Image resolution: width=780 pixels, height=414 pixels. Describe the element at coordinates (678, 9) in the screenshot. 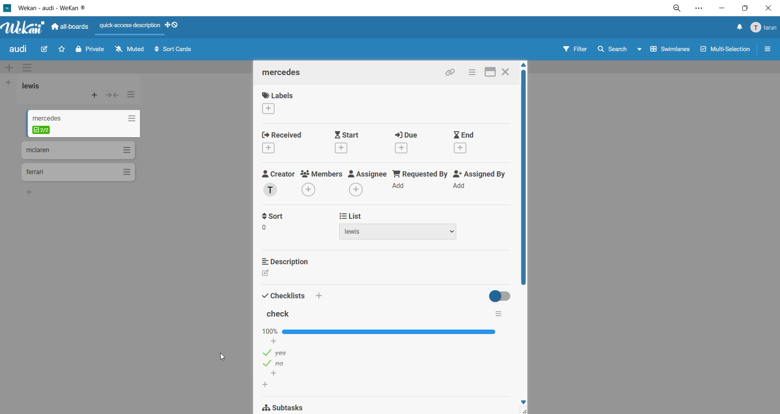

I see `zoom` at that location.